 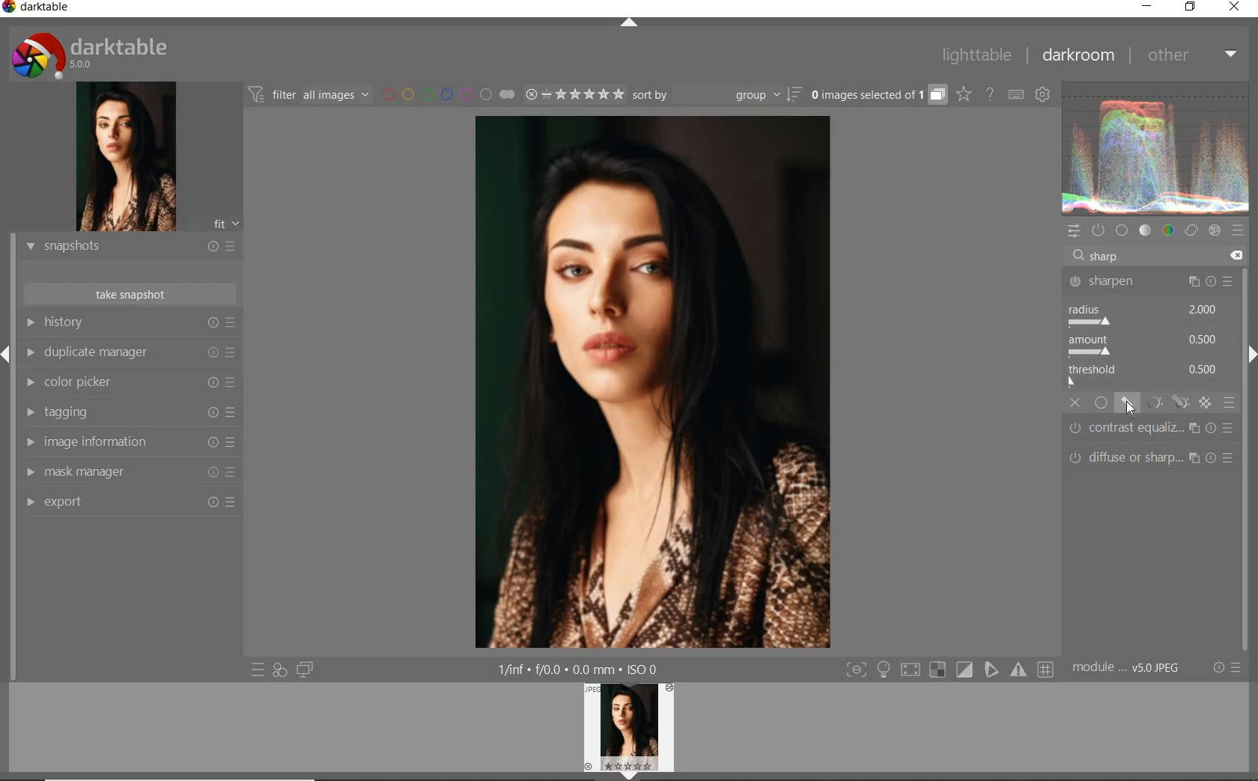 What do you see at coordinates (1126, 667) in the screenshot?
I see `module..v50JPEG` at bounding box center [1126, 667].